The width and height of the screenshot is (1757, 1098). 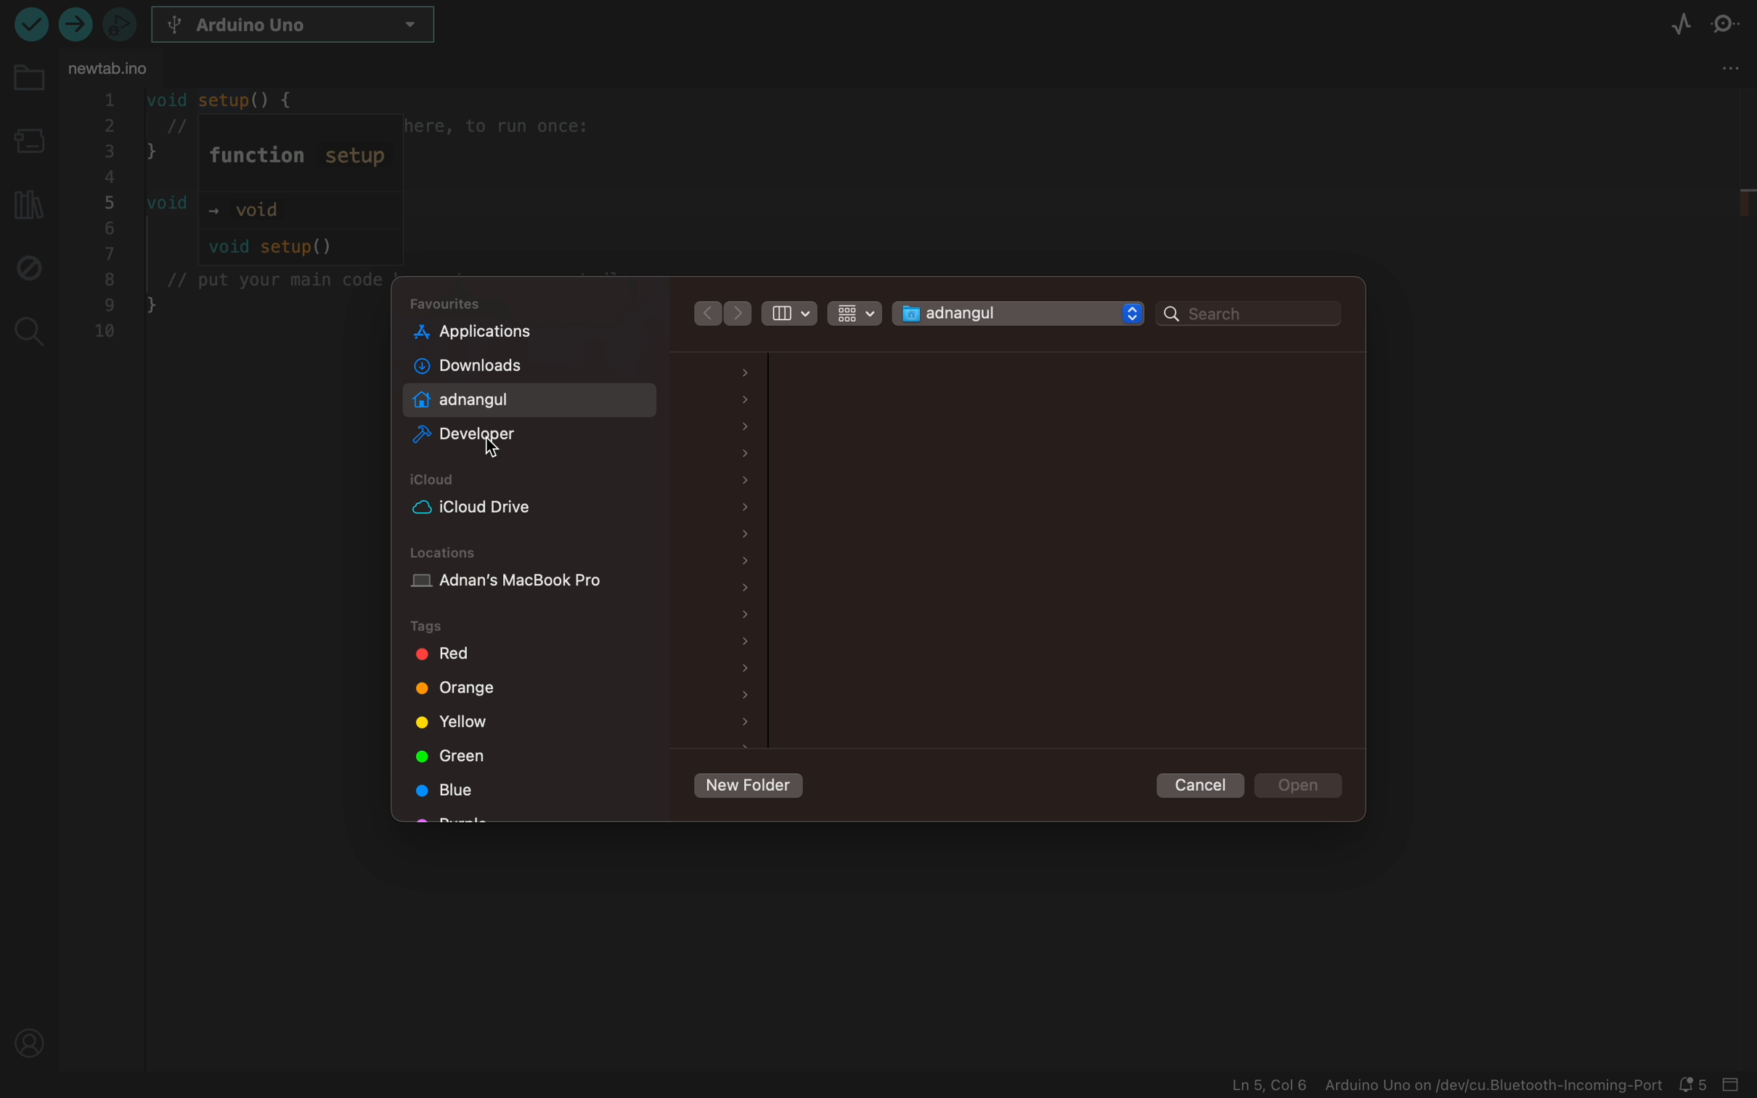 I want to click on row filter, so click(x=852, y=311).